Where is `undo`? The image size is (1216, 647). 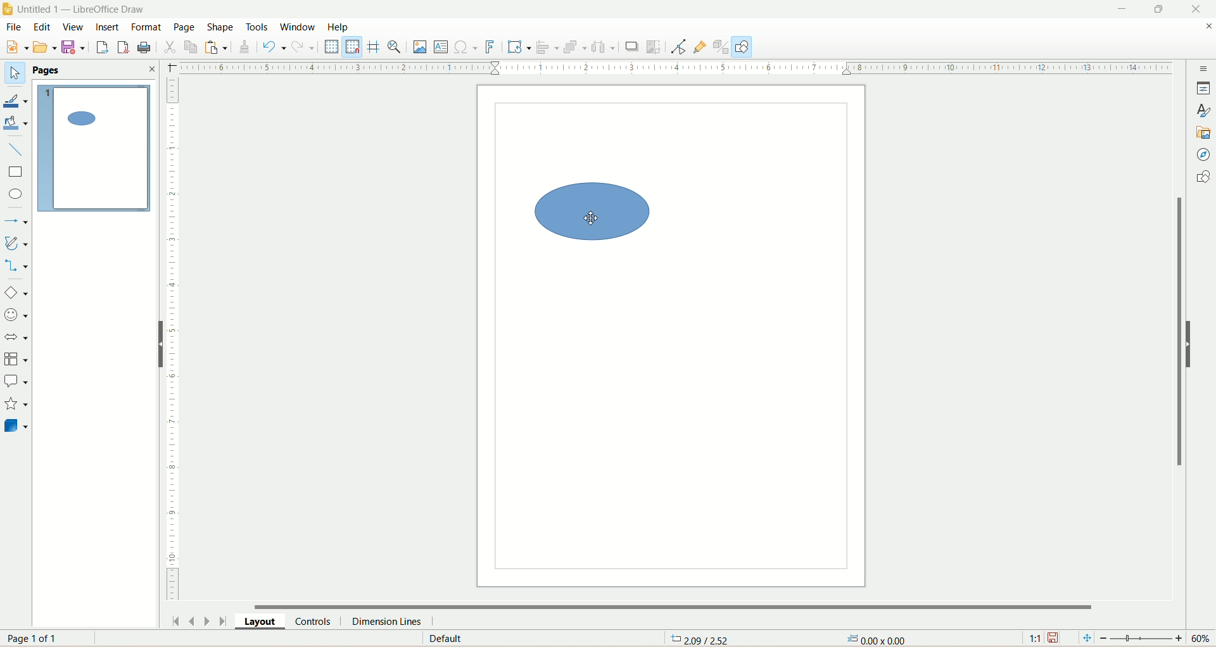
undo is located at coordinates (274, 47).